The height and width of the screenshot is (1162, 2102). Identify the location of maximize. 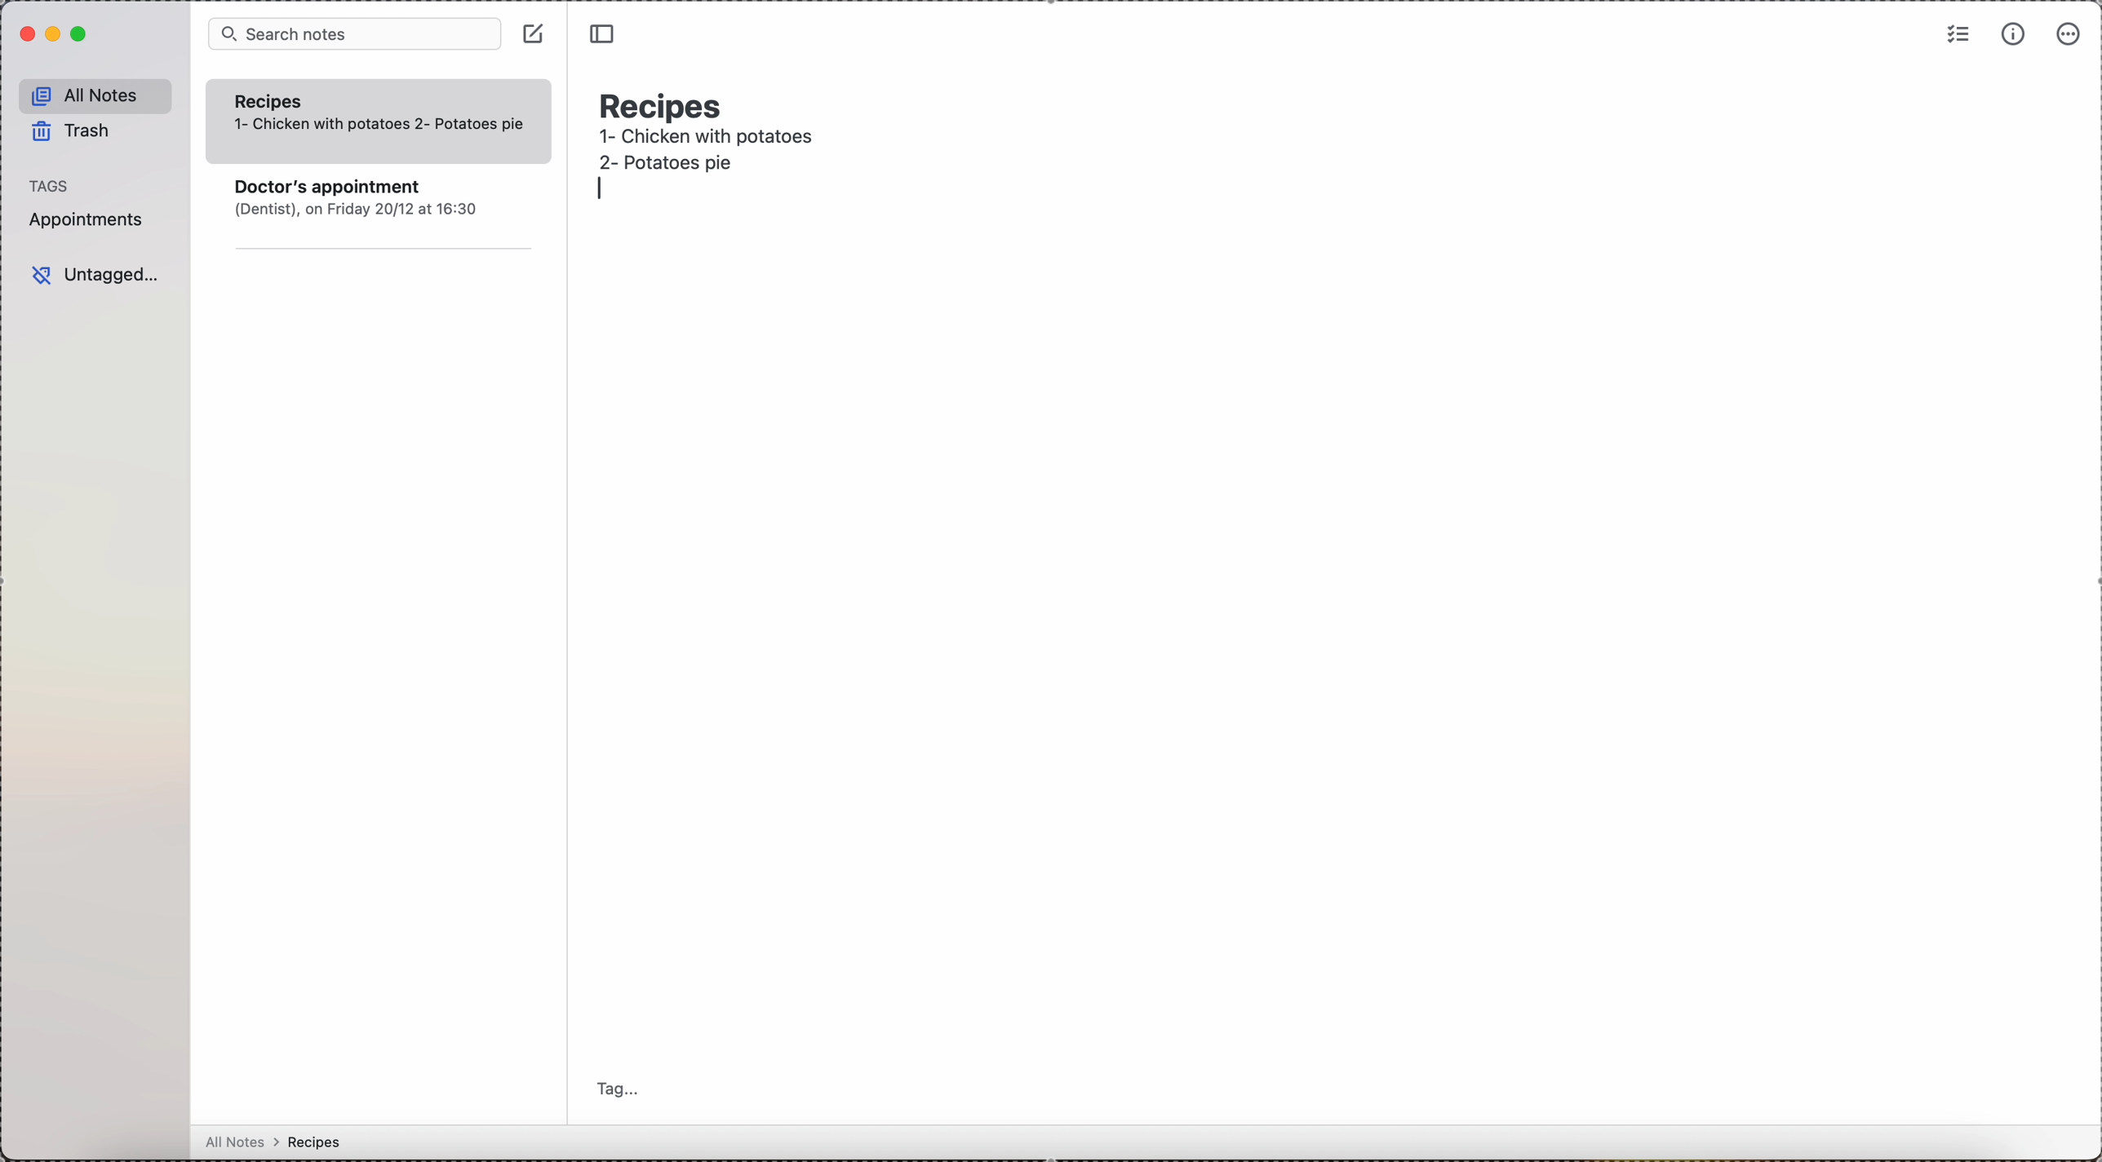
(84, 35).